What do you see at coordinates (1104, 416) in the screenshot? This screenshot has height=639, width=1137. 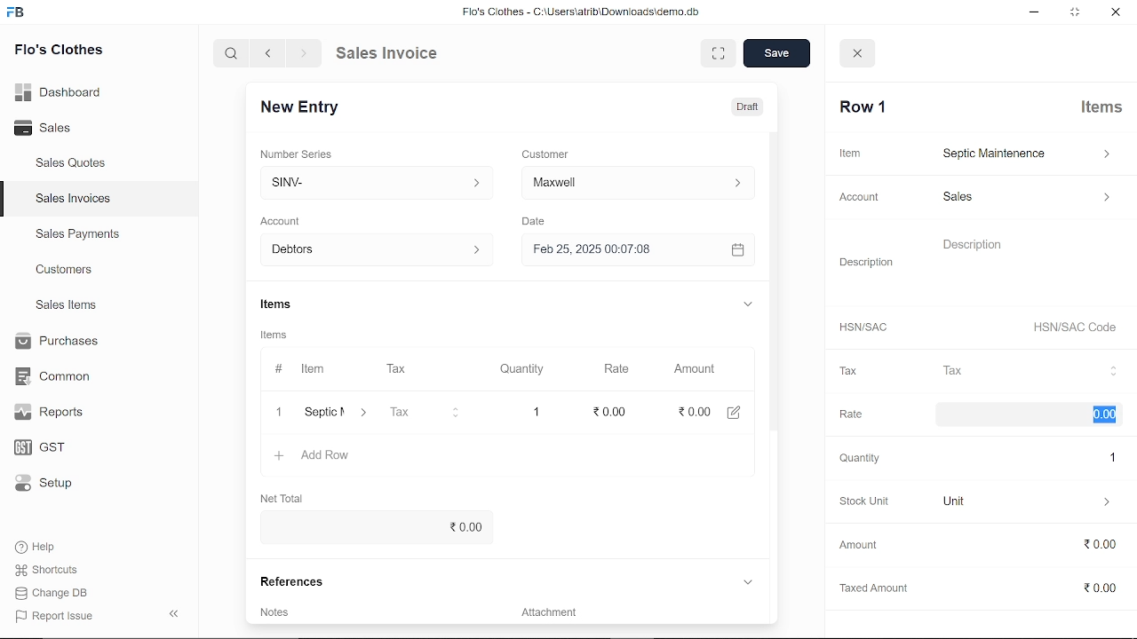 I see `cursor` at bounding box center [1104, 416].